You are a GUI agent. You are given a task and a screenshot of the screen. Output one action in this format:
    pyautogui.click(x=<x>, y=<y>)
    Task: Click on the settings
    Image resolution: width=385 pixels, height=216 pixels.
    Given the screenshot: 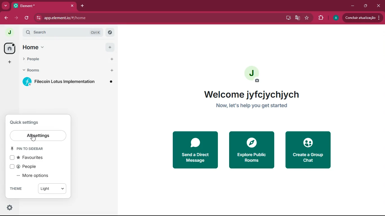 What is the action you would take?
    pyautogui.click(x=26, y=123)
    